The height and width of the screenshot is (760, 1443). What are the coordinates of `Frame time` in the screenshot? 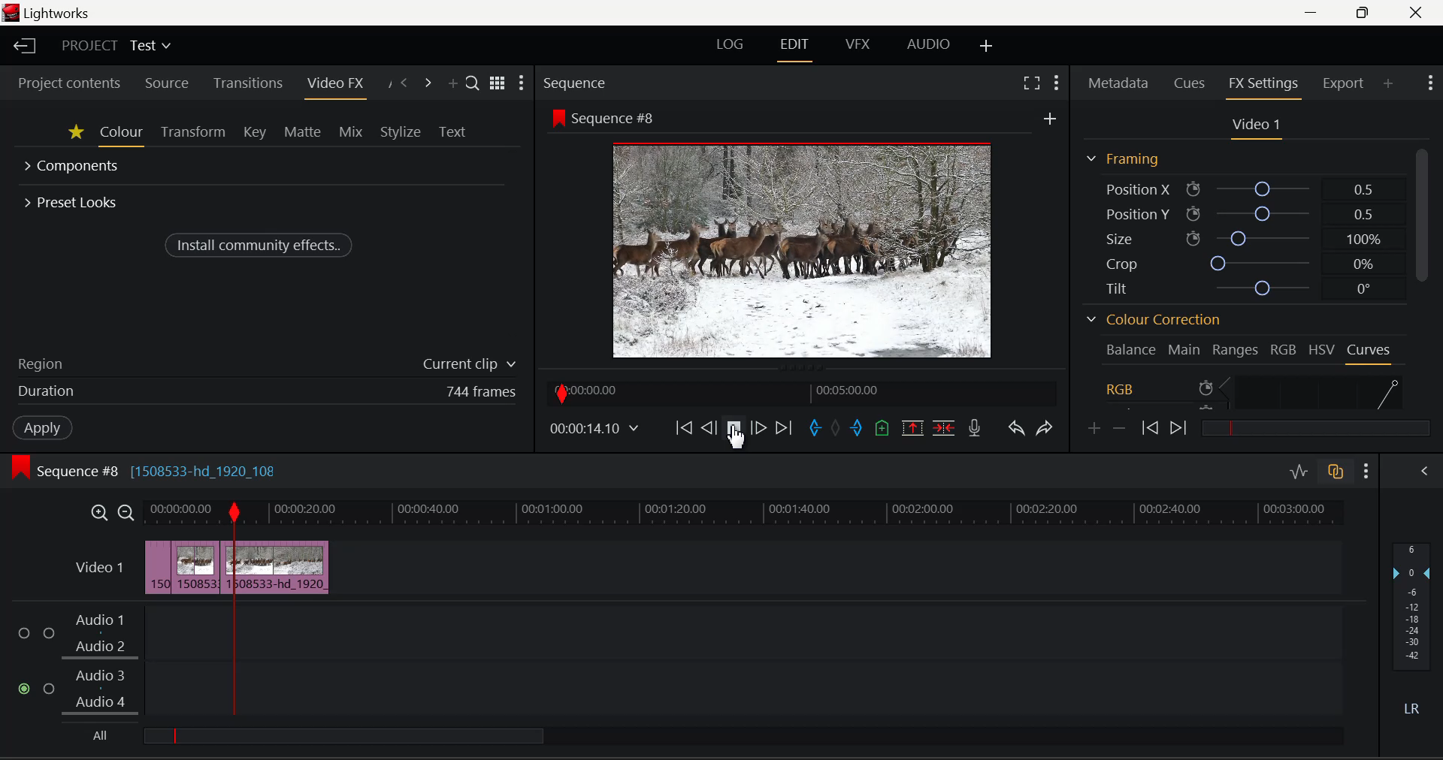 It's located at (597, 430).